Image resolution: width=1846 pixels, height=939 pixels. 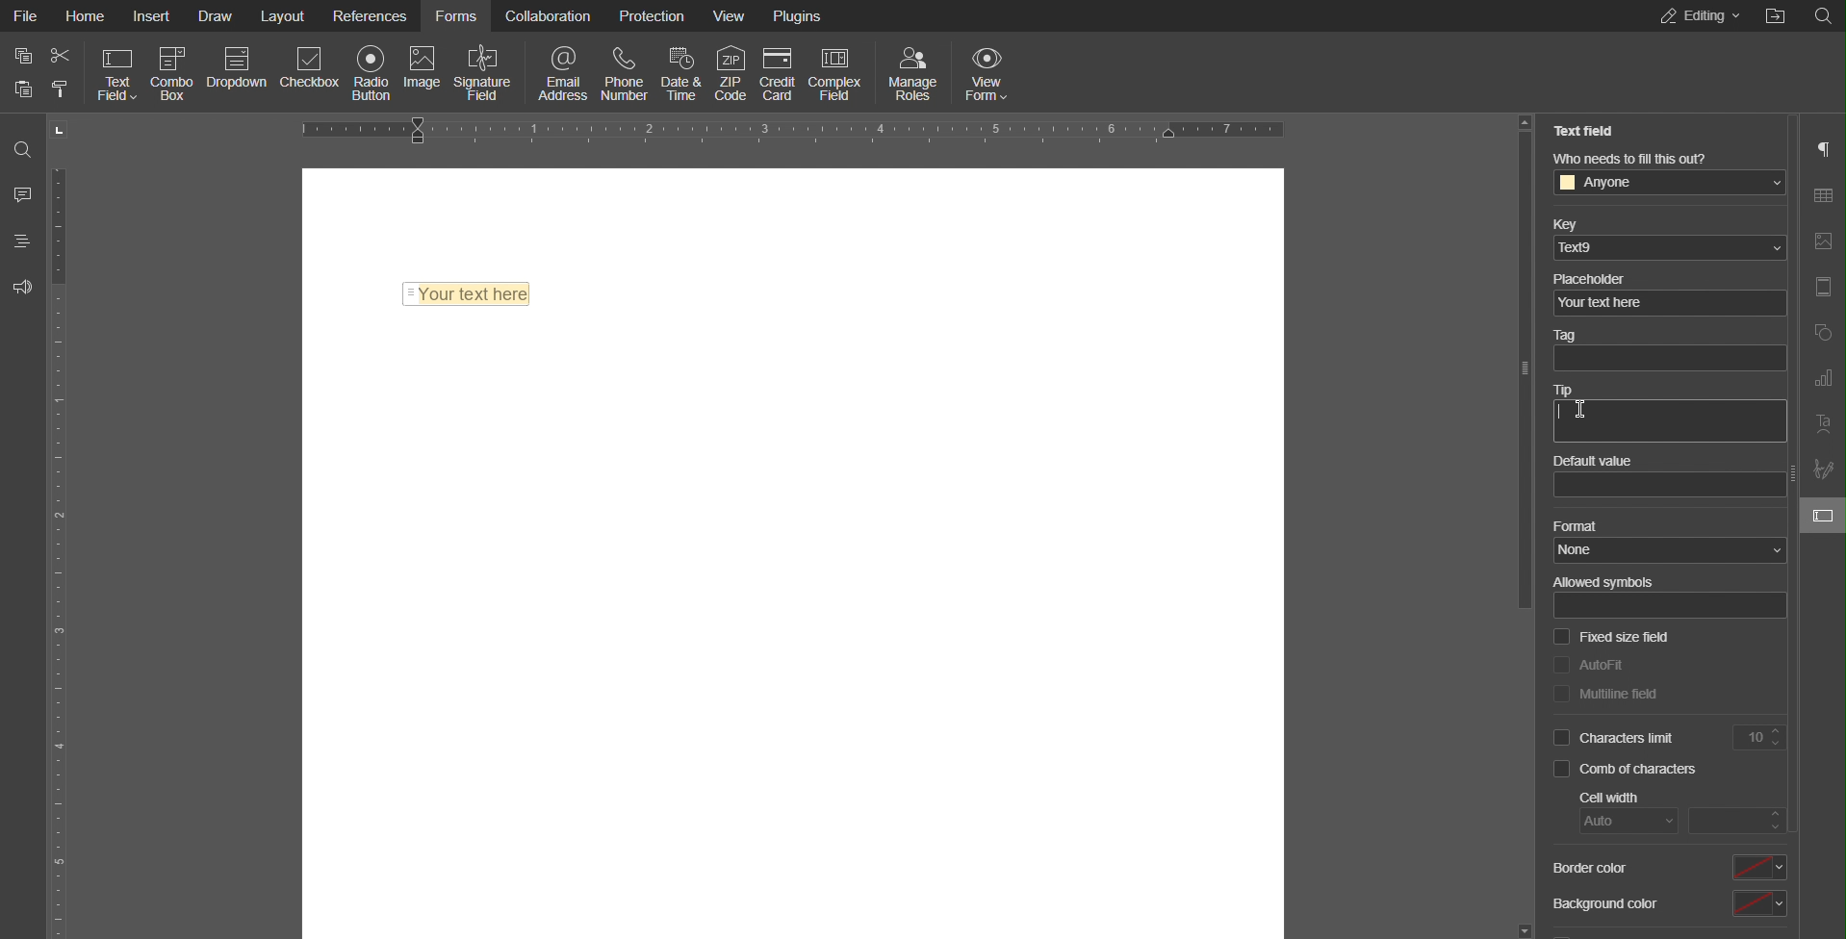 What do you see at coordinates (1662, 225) in the screenshot?
I see `Key` at bounding box center [1662, 225].